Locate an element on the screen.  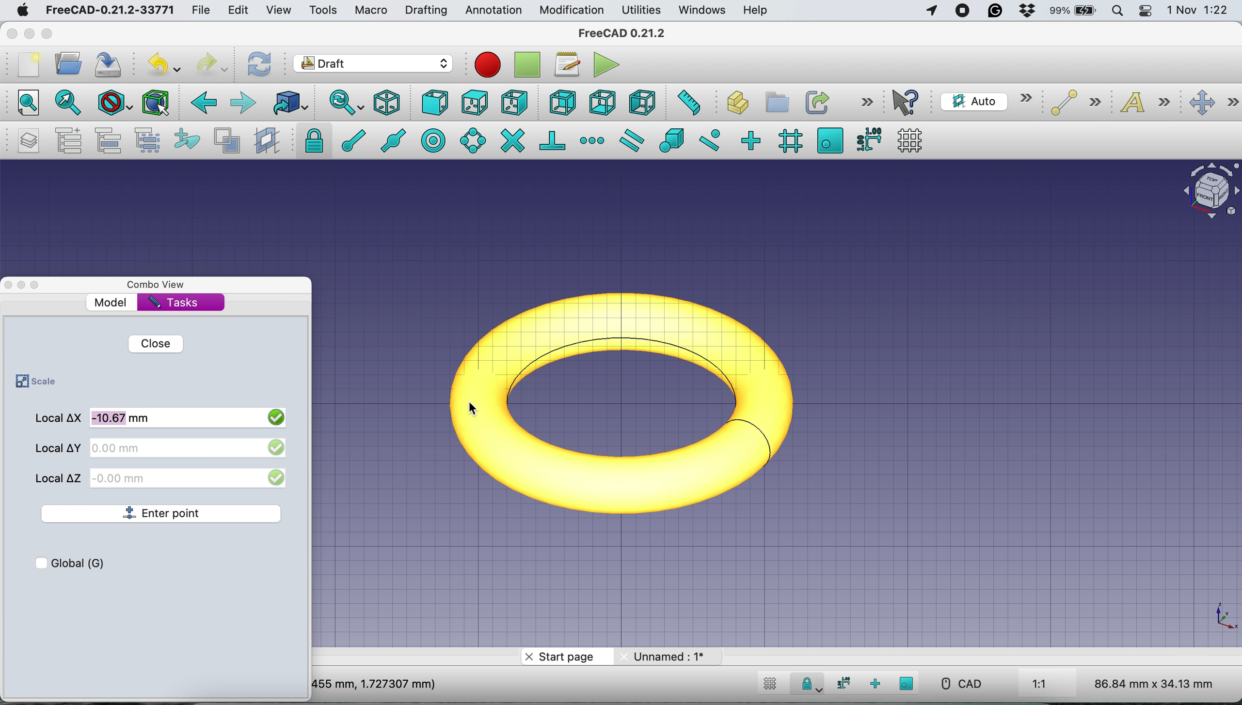
left is located at coordinates (640, 101).